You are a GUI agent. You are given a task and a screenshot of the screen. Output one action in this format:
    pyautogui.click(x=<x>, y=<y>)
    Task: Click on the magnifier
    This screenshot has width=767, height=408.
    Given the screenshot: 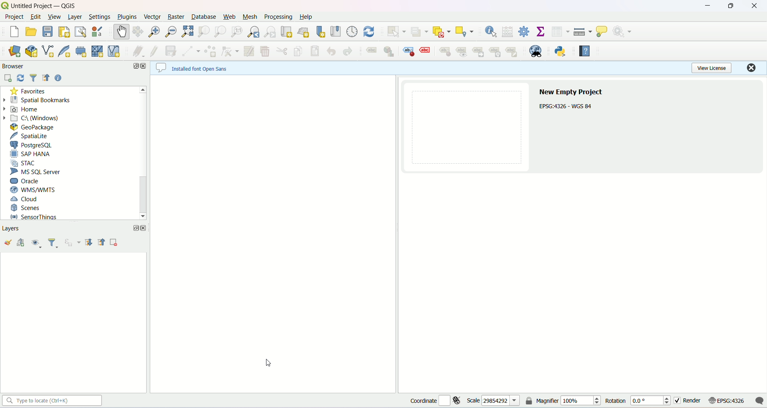 What is the action you would take?
    pyautogui.click(x=548, y=402)
    